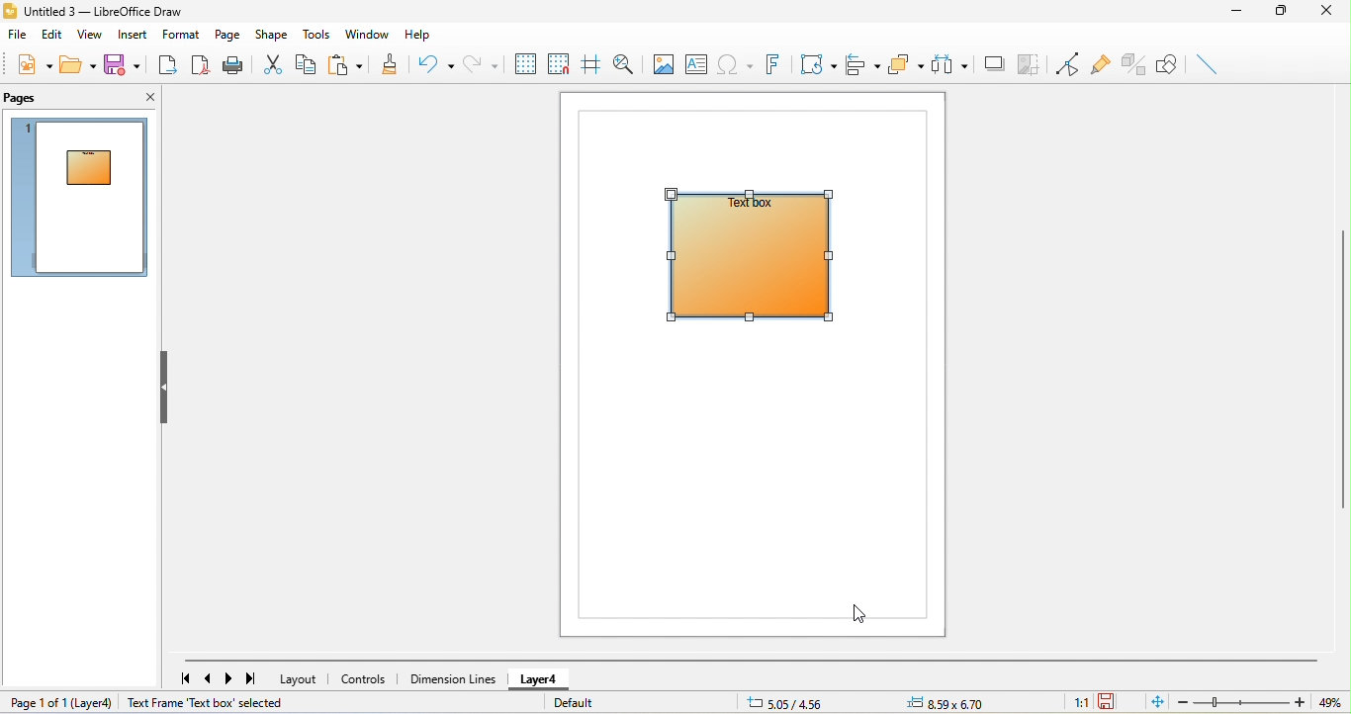 Image resolution: width=1351 pixels, height=714 pixels. I want to click on layout, so click(301, 678).